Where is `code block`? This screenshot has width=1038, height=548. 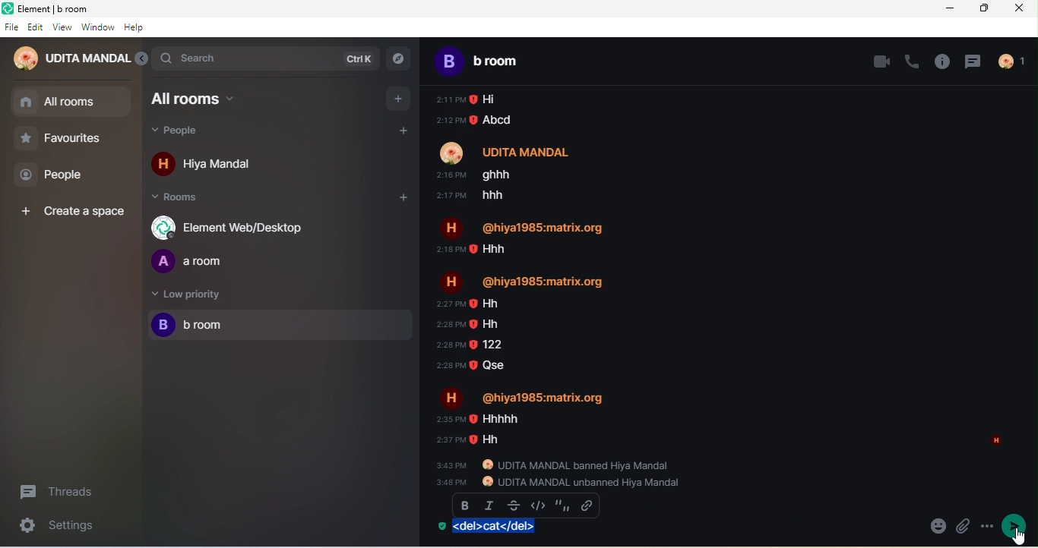
code block is located at coordinates (539, 504).